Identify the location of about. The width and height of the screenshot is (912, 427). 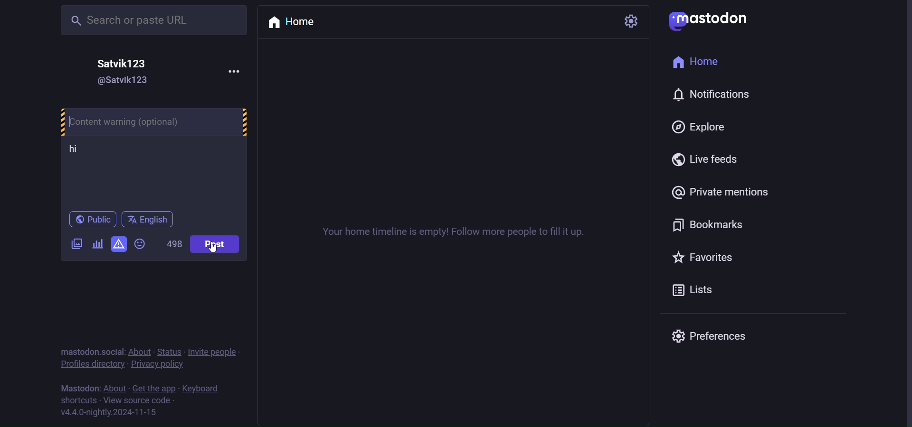
(115, 389).